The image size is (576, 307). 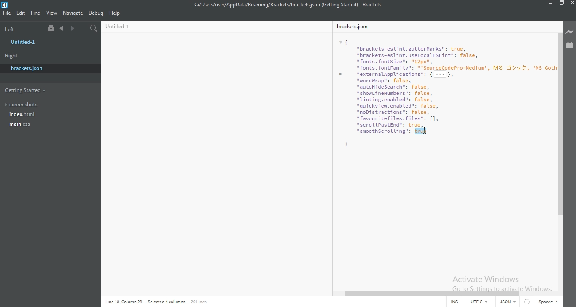 I want to click on Getting started, so click(x=35, y=90).